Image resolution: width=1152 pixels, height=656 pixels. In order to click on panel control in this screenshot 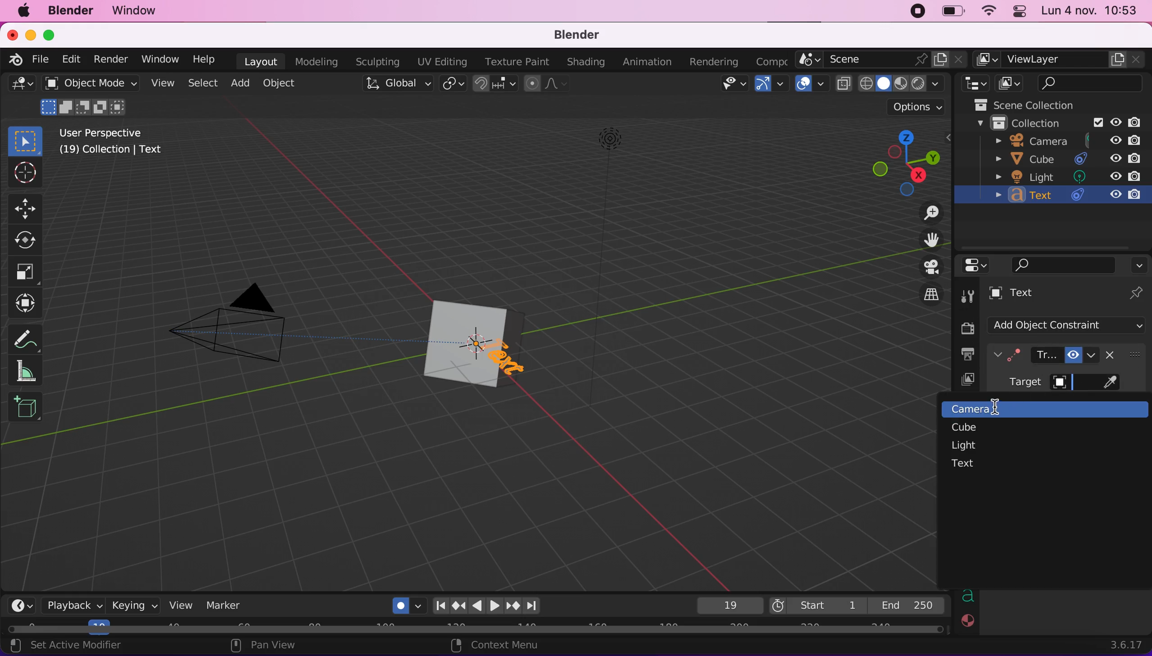, I will do `click(1017, 12)`.